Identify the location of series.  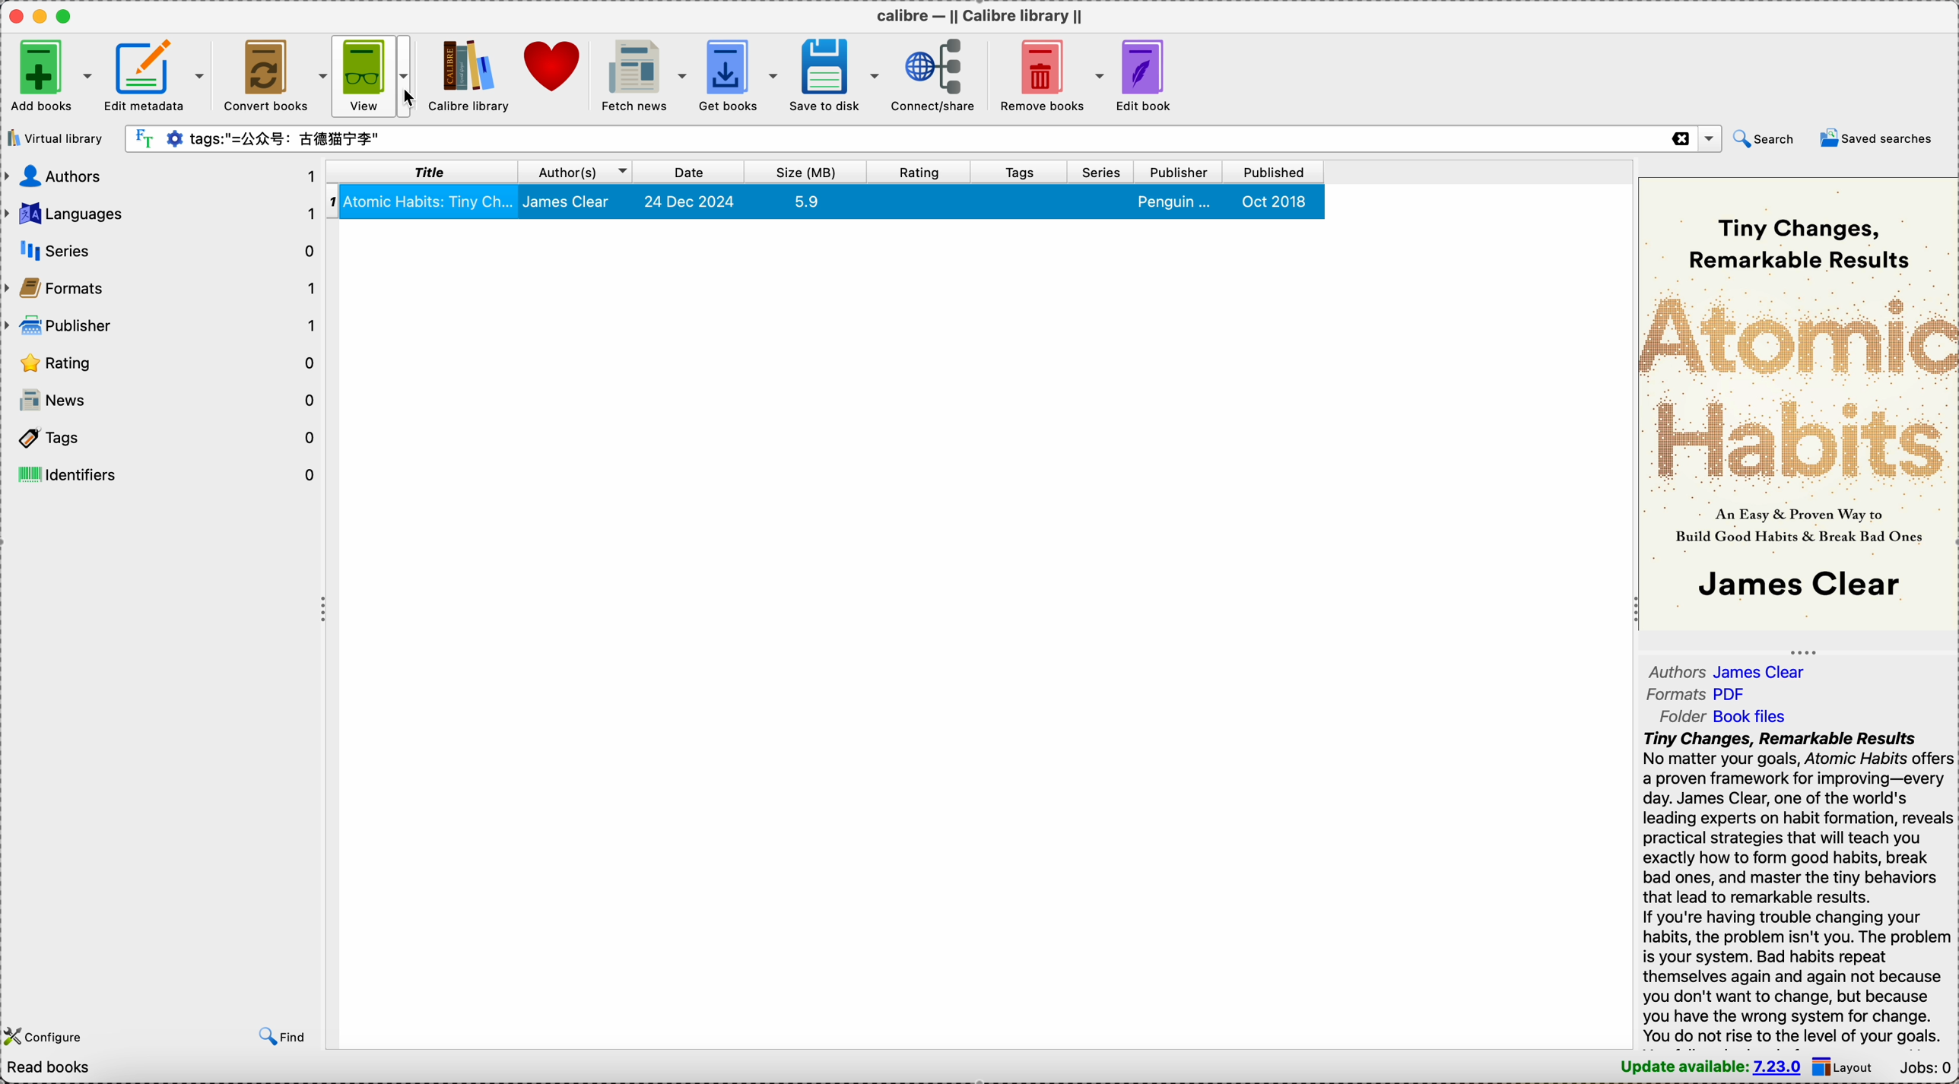
(1103, 171).